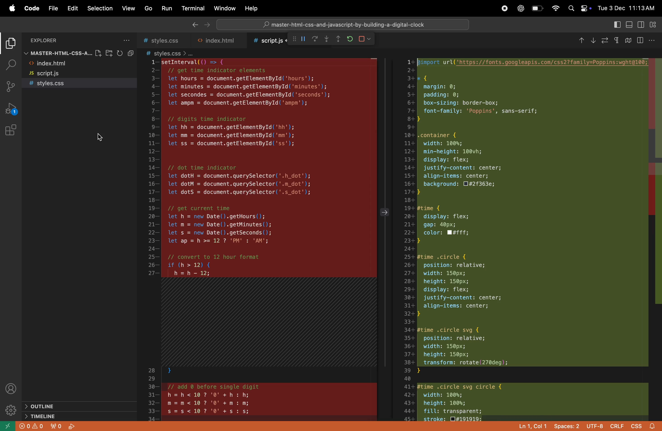 This screenshot has width=662, height=431. I want to click on view, so click(128, 8).